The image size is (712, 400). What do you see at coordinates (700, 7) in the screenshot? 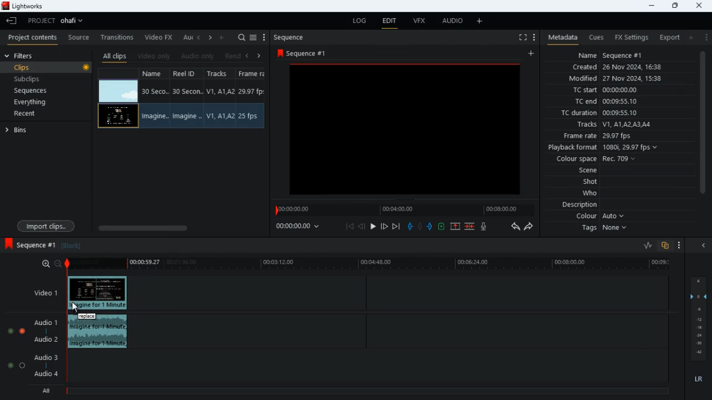
I see `close window` at bounding box center [700, 7].